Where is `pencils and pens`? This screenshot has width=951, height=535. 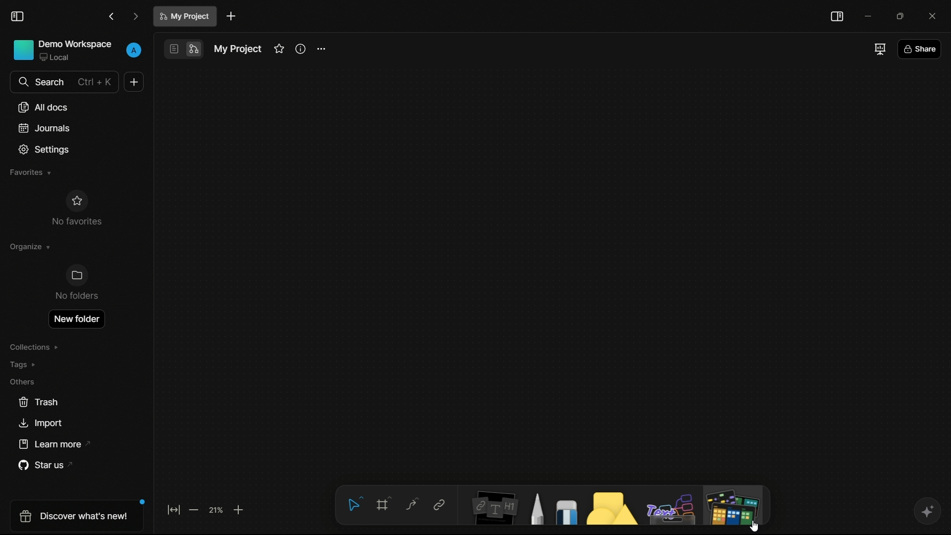
pencils and pens is located at coordinates (538, 509).